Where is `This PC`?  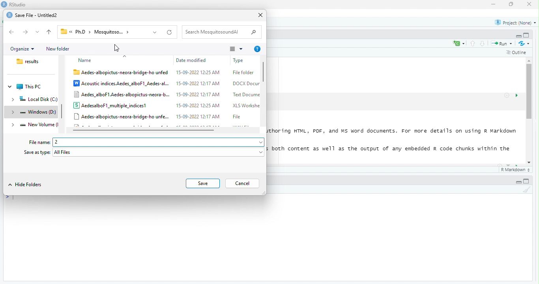 This PC is located at coordinates (29, 87).